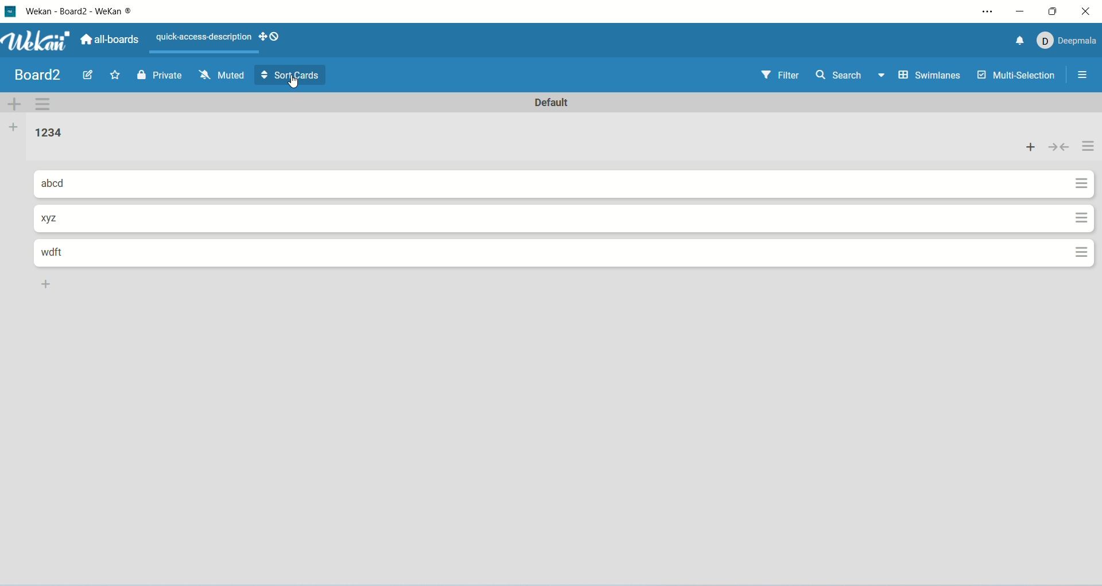 The height and width of the screenshot is (586, 1102). Describe the element at coordinates (55, 218) in the screenshot. I see `card title` at that location.